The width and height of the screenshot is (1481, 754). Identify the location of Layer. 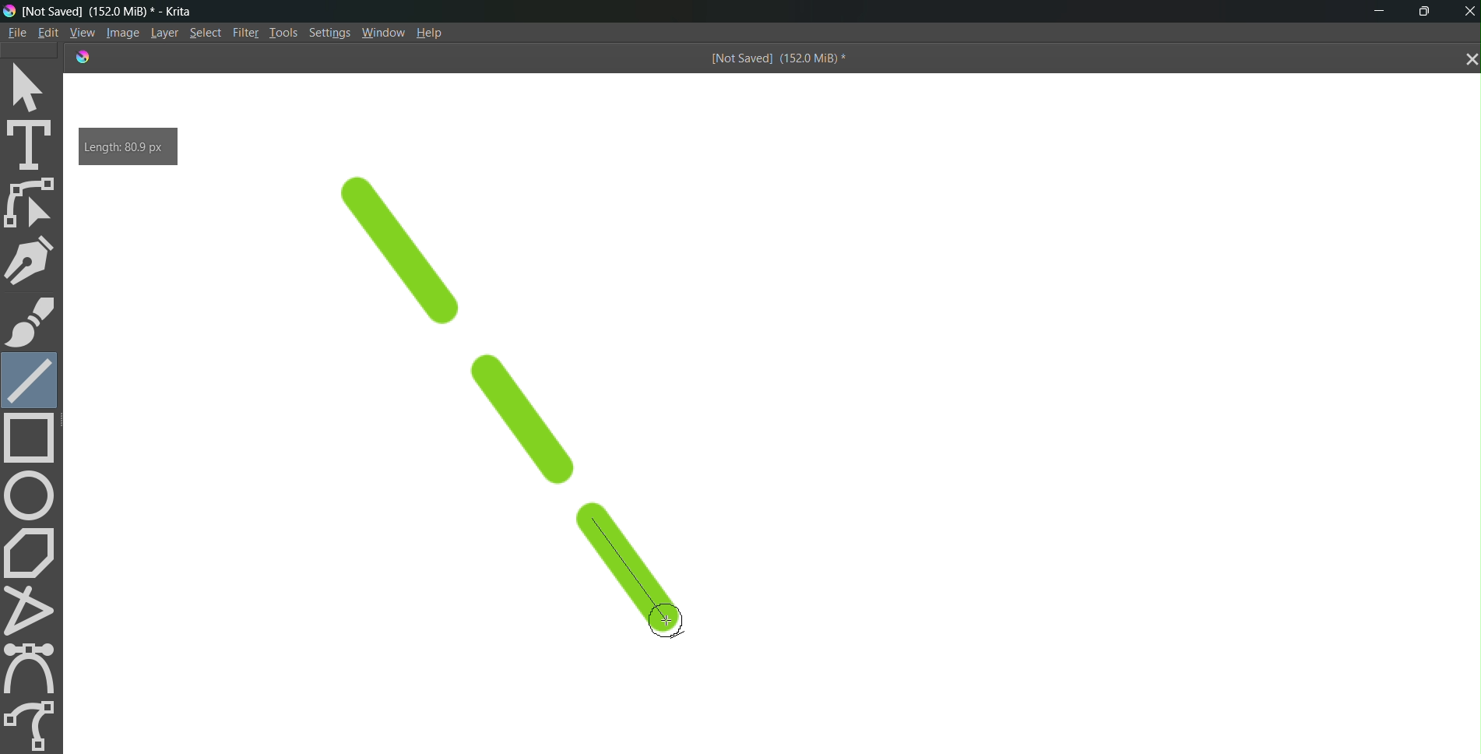
(161, 33).